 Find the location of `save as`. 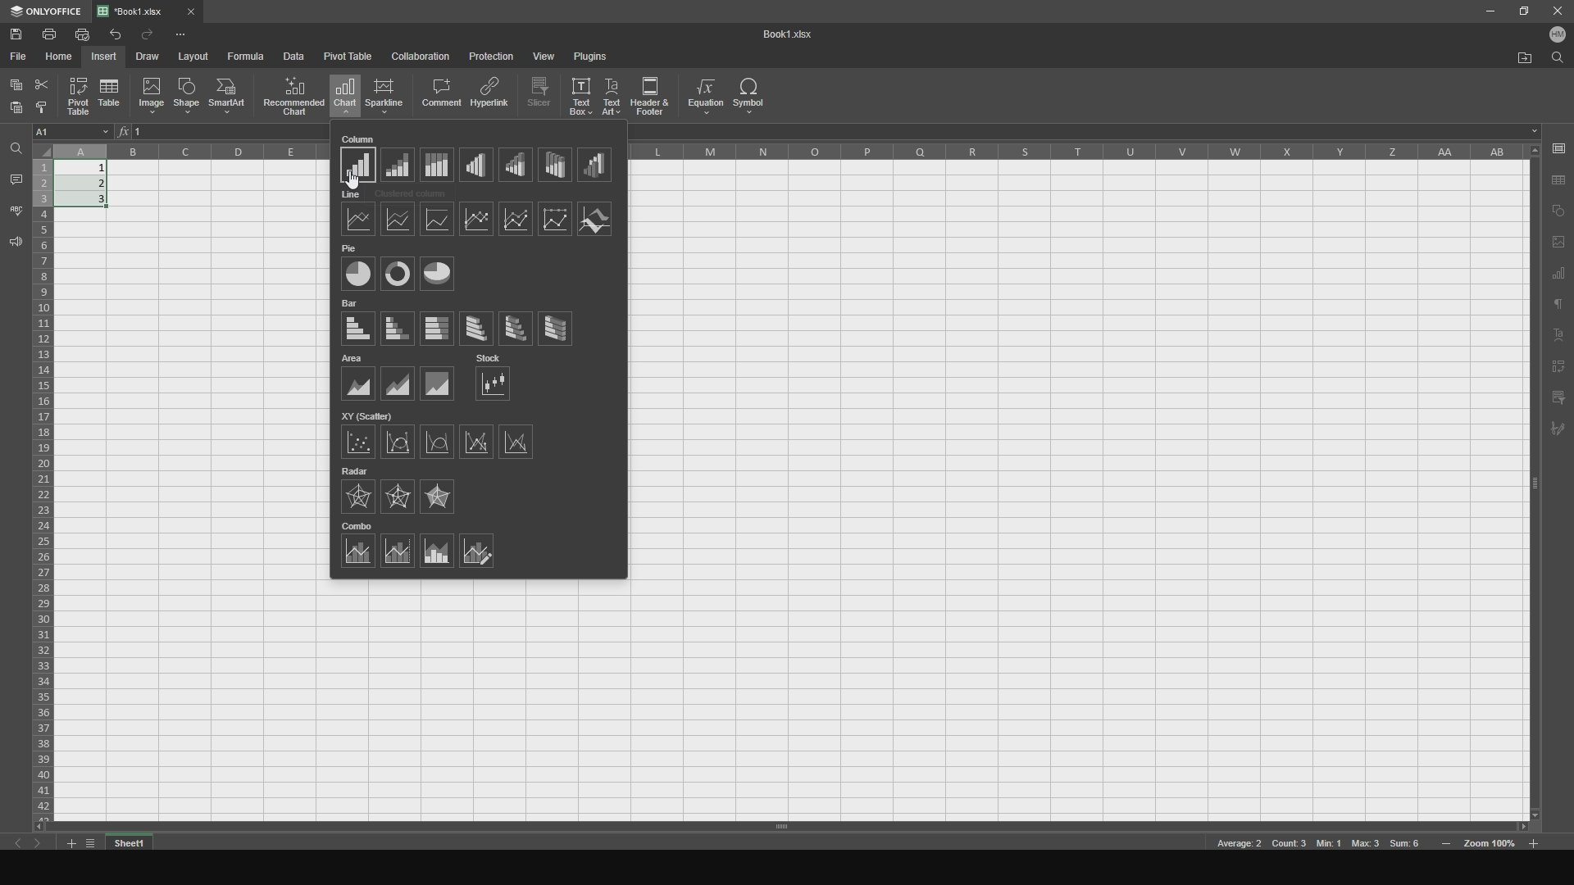

save as is located at coordinates (1559, 179).